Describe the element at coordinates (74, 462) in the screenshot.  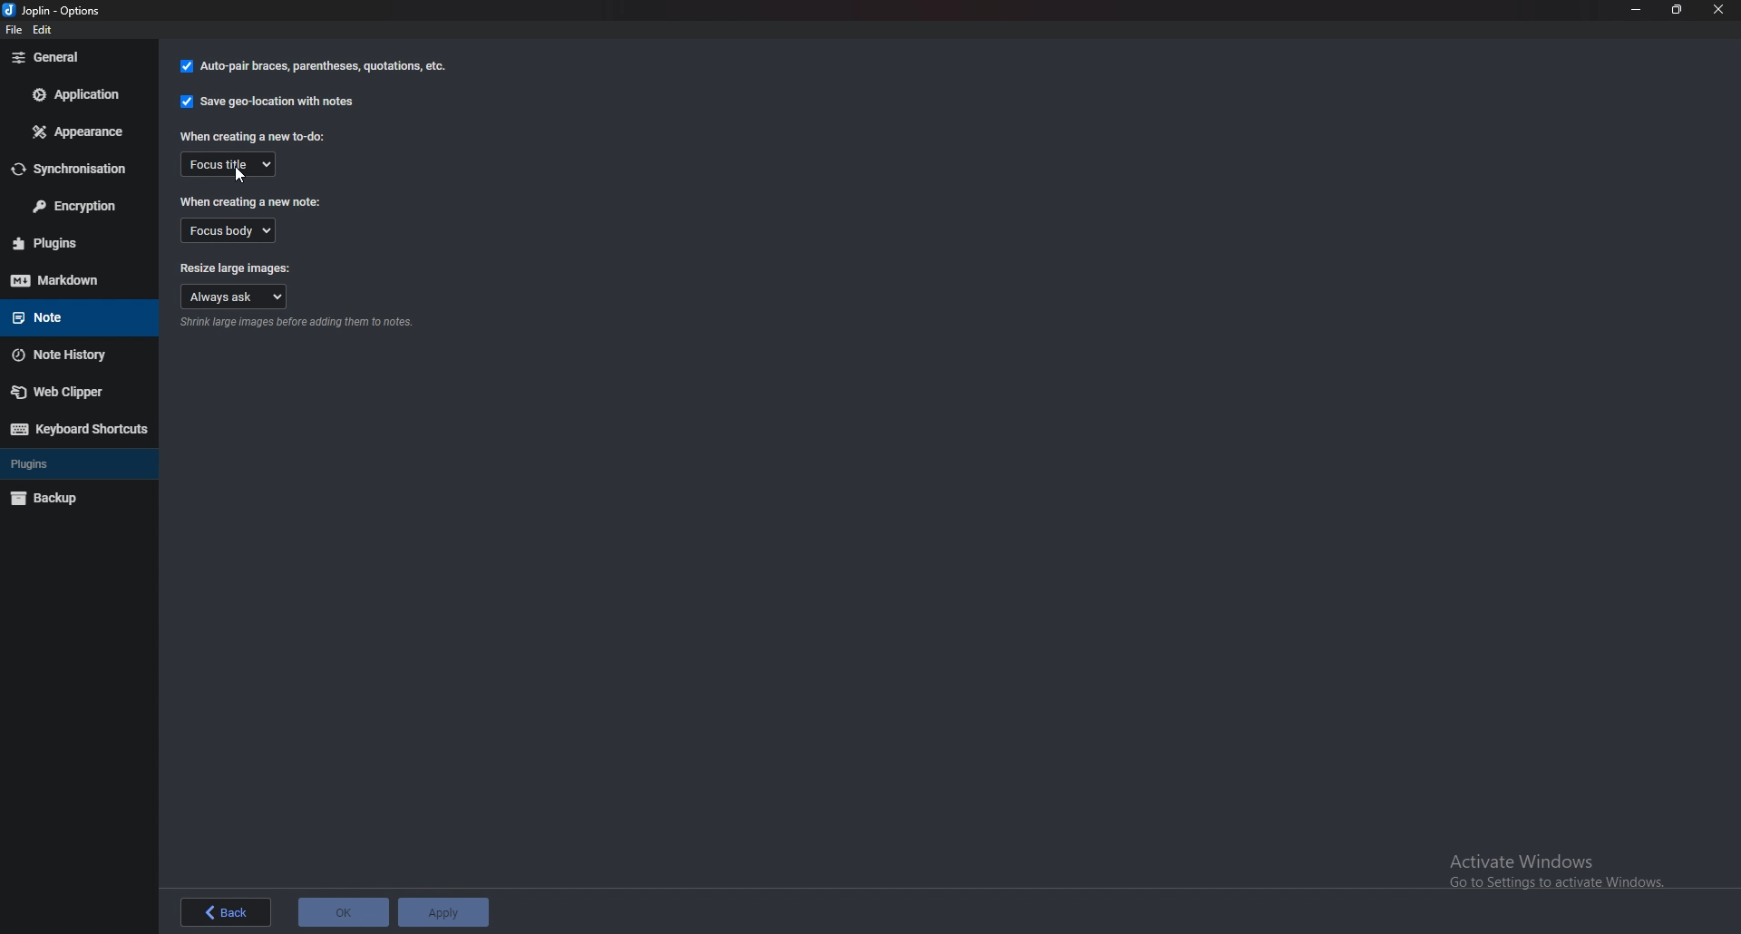
I see `plugins` at that location.